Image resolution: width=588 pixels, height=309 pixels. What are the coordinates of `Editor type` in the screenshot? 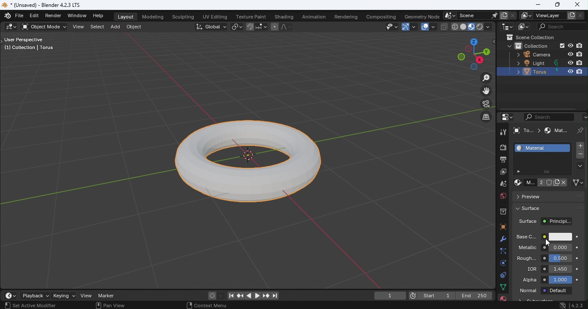 It's located at (507, 27).